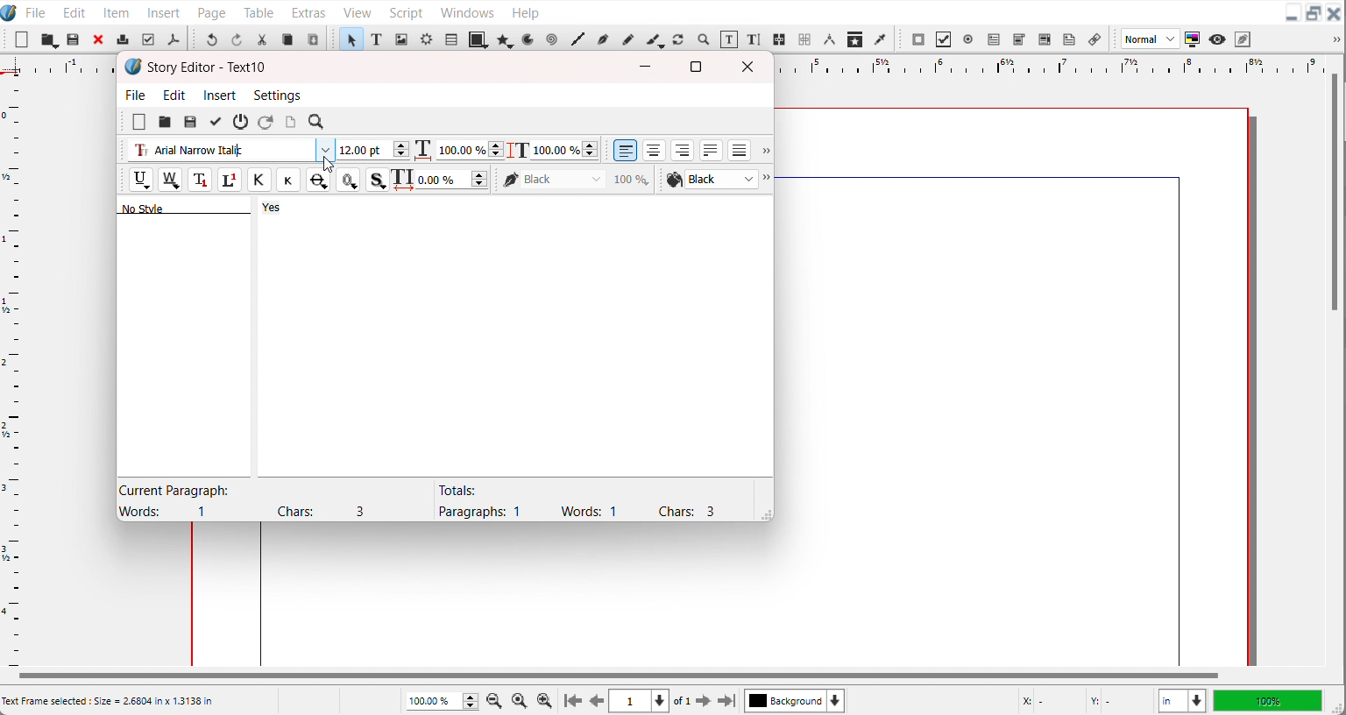 Image resolution: width=1346 pixels, height=715 pixels. Describe the element at coordinates (22, 39) in the screenshot. I see `New` at that location.